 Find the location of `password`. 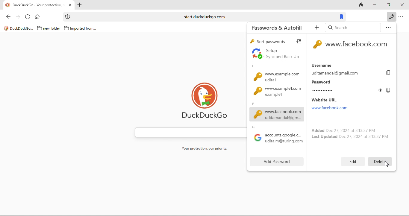

password is located at coordinates (343, 87).